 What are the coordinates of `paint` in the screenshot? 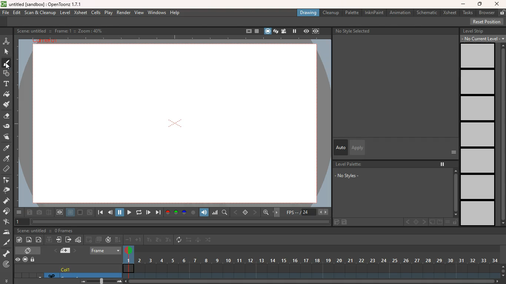 It's located at (7, 95).